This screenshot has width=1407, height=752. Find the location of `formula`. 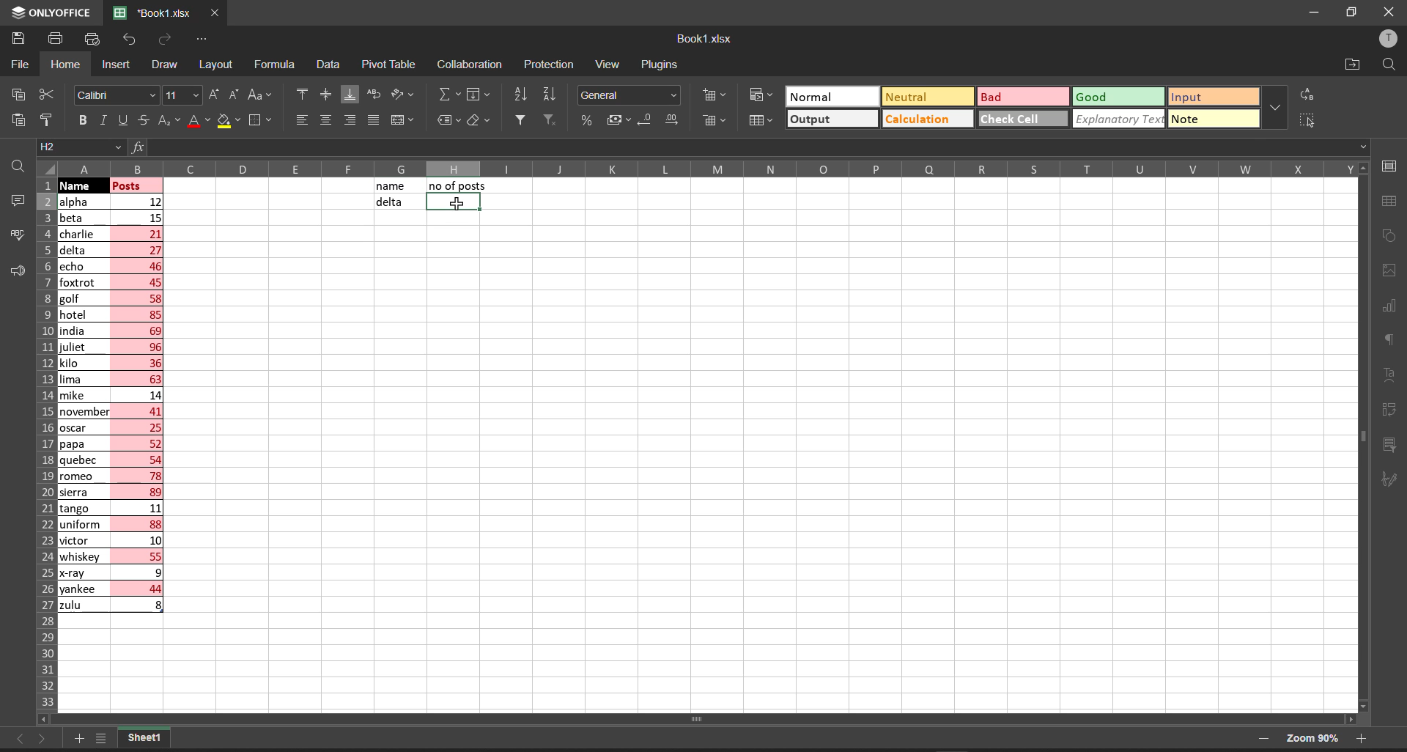

formula is located at coordinates (278, 65).